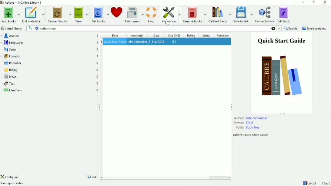 This screenshot has width=331, height=186. I want to click on Rating, so click(191, 35).